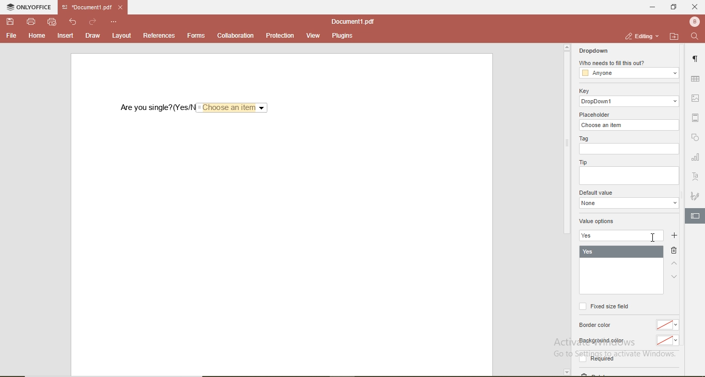  What do you see at coordinates (628, 125) in the screenshot?
I see `choose an item` at bounding box center [628, 125].